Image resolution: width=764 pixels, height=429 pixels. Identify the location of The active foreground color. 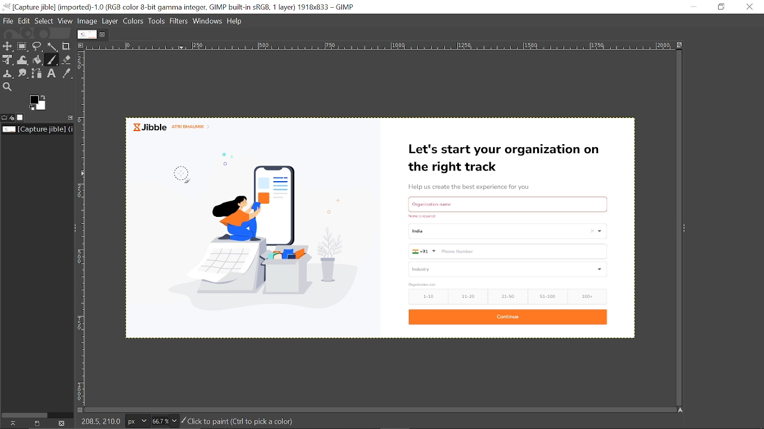
(38, 102).